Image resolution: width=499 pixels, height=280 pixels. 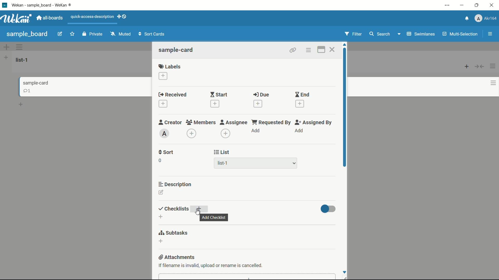 What do you see at coordinates (171, 95) in the screenshot?
I see `received` at bounding box center [171, 95].